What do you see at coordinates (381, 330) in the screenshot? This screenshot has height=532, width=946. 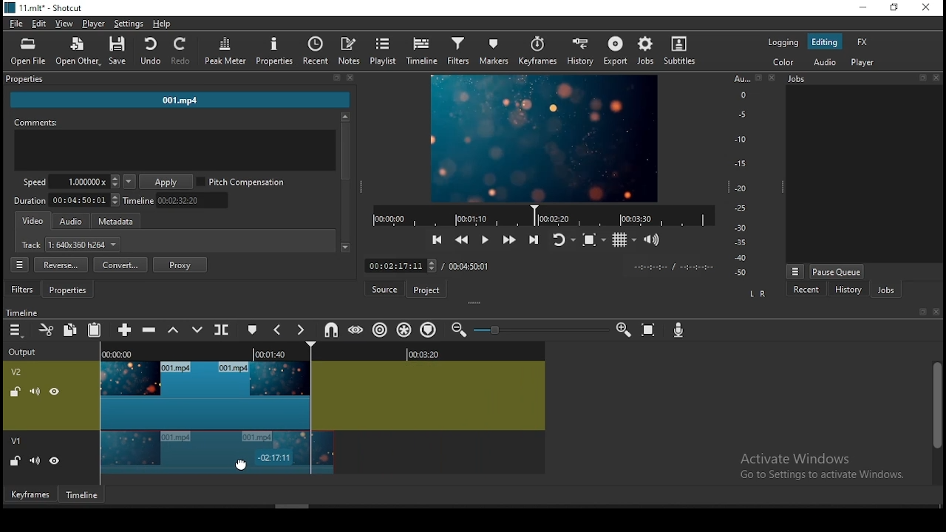 I see `ripple` at bounding box center [381, 330].